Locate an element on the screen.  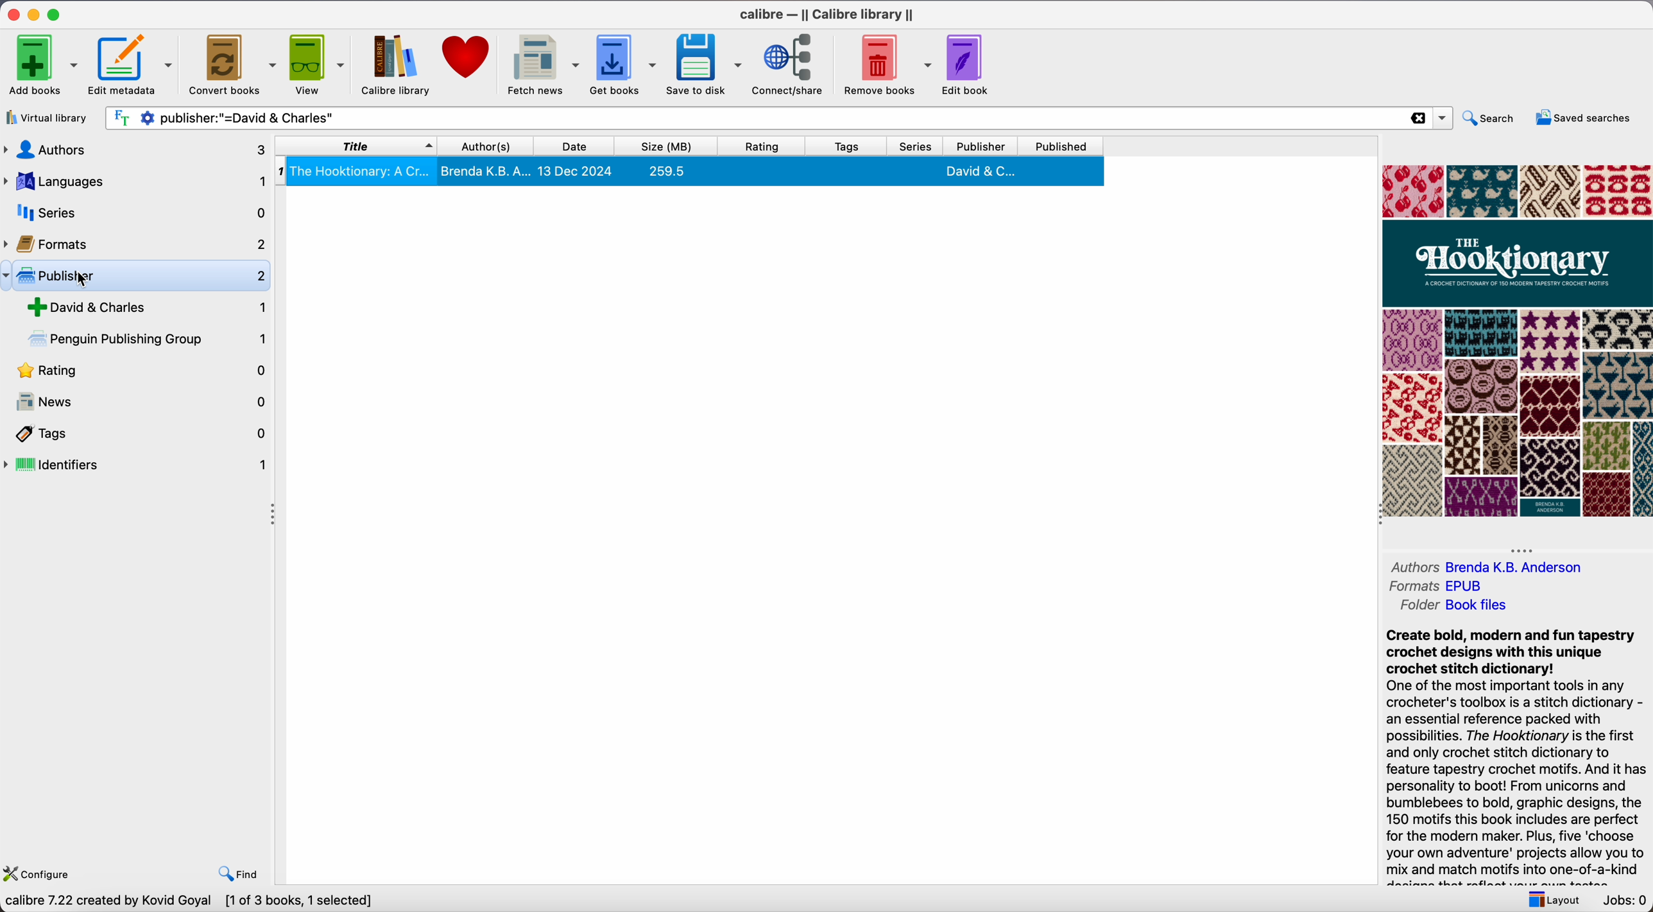
series is located at coordinates (134, 212).